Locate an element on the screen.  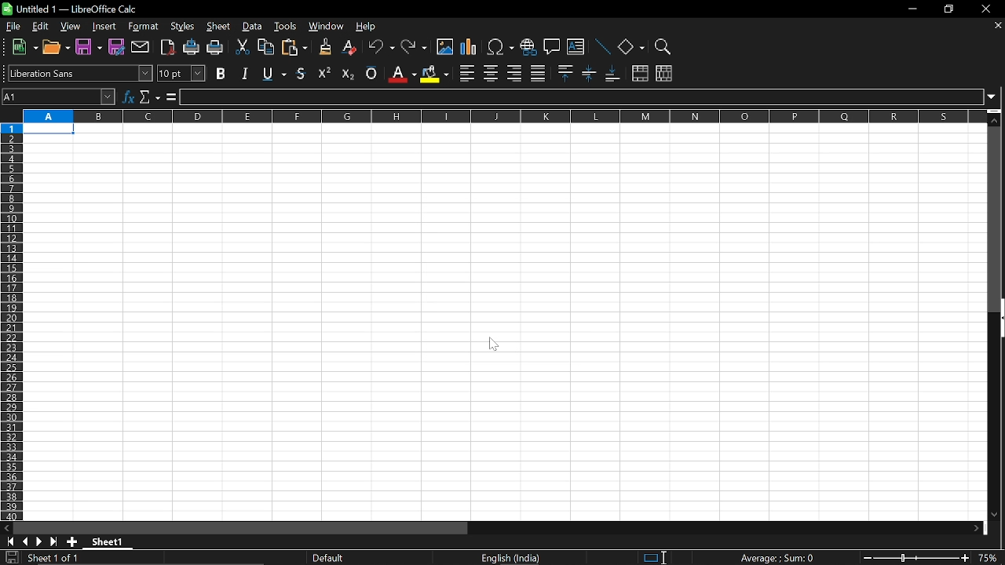
align right is located at coordinates (514, 73).